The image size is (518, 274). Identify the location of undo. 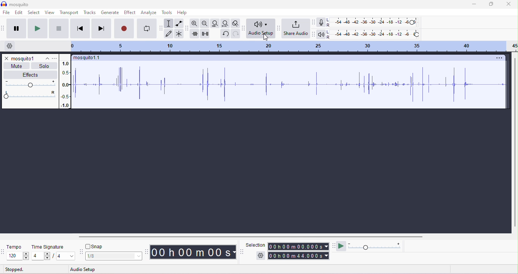
(225, 34).